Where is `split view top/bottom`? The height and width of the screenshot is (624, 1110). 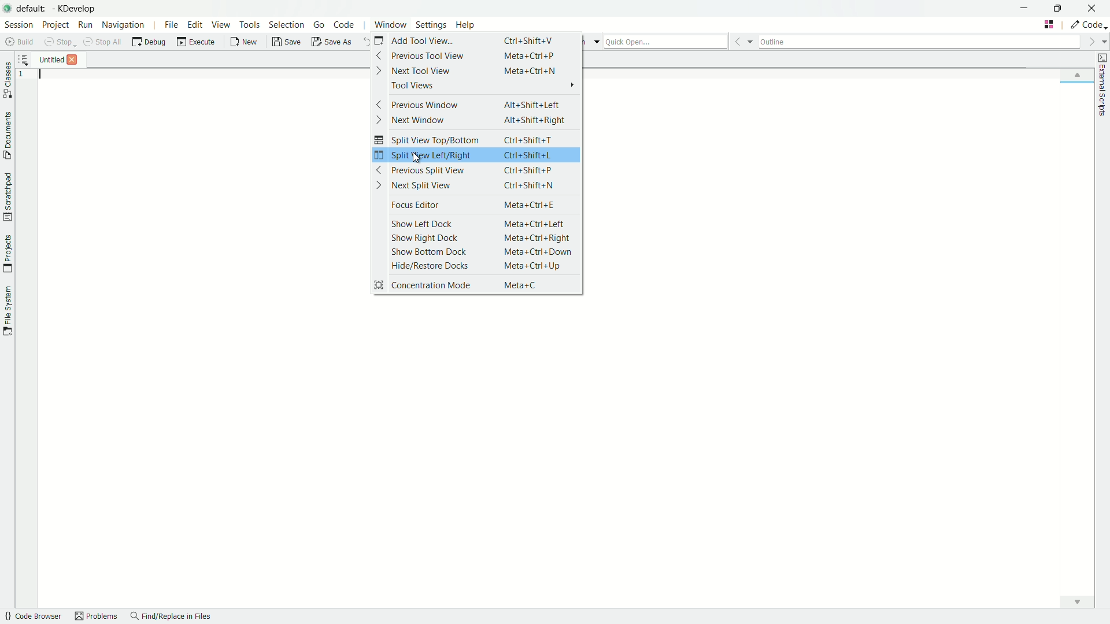 split view top/bottom is located at coordinates (428, 139).